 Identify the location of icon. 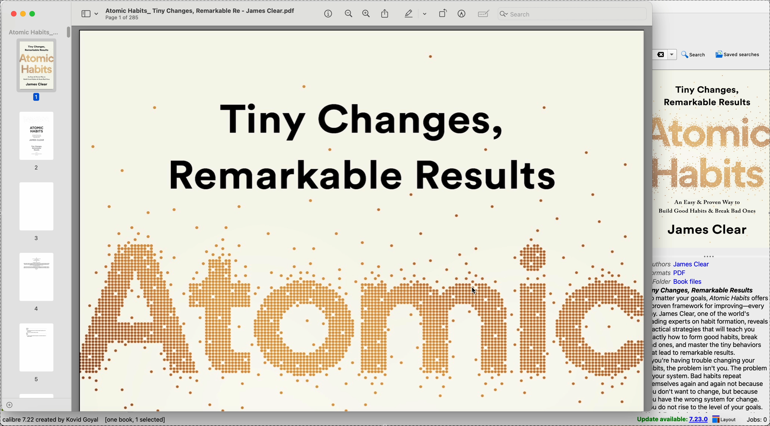
(483, 13).